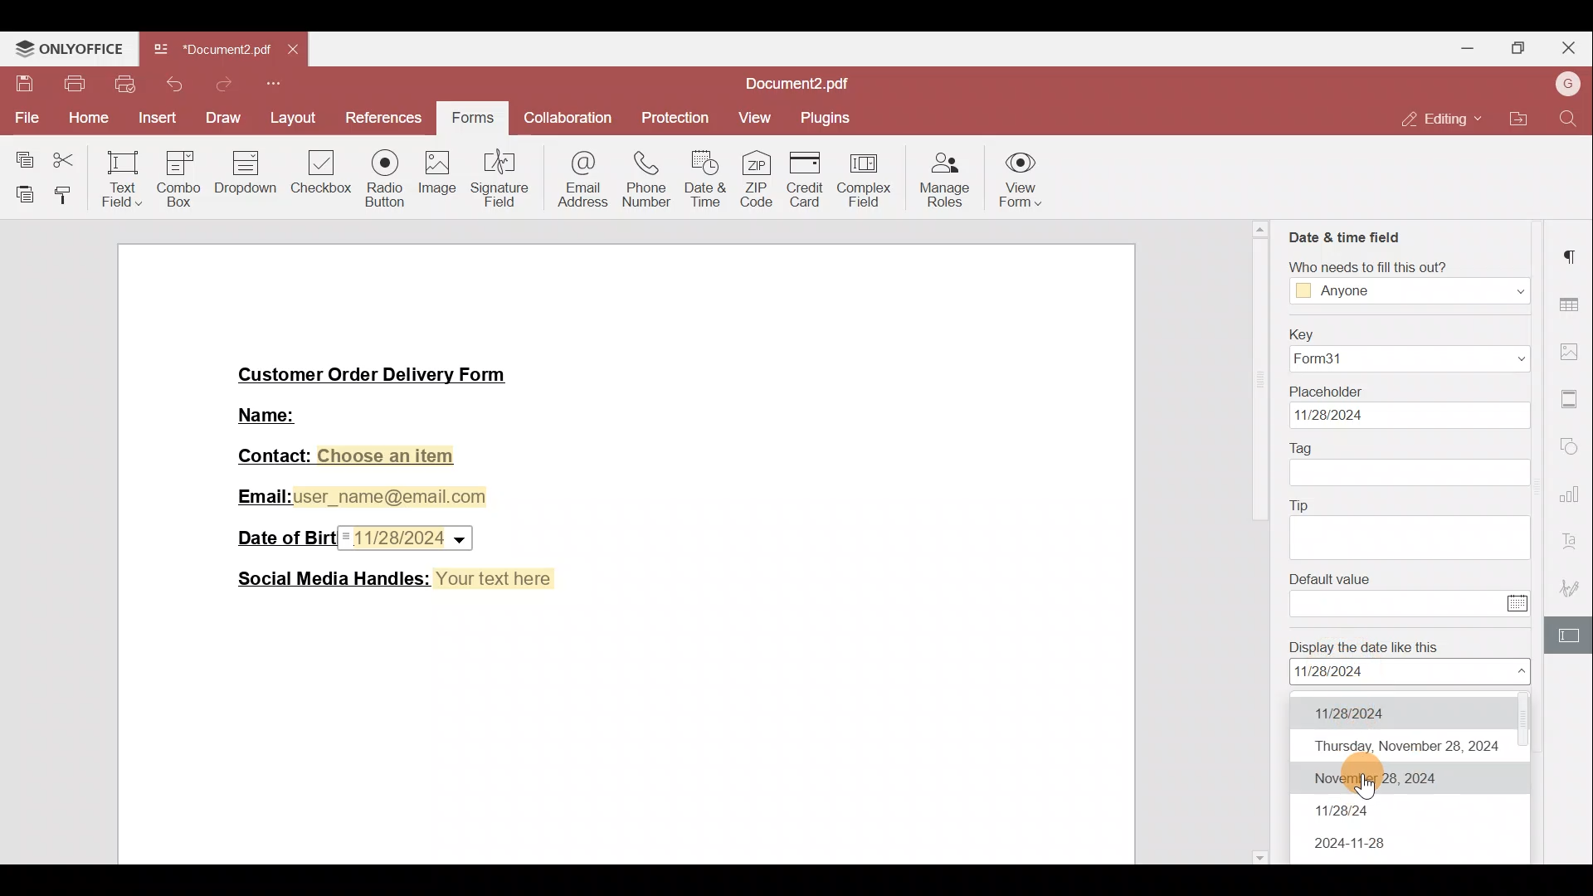 Image resolution: width=1593 pixels, height=896 pixels. Describe the element at coordinates (1519, 46) in the screenshot. I see `Maximise` at that location.